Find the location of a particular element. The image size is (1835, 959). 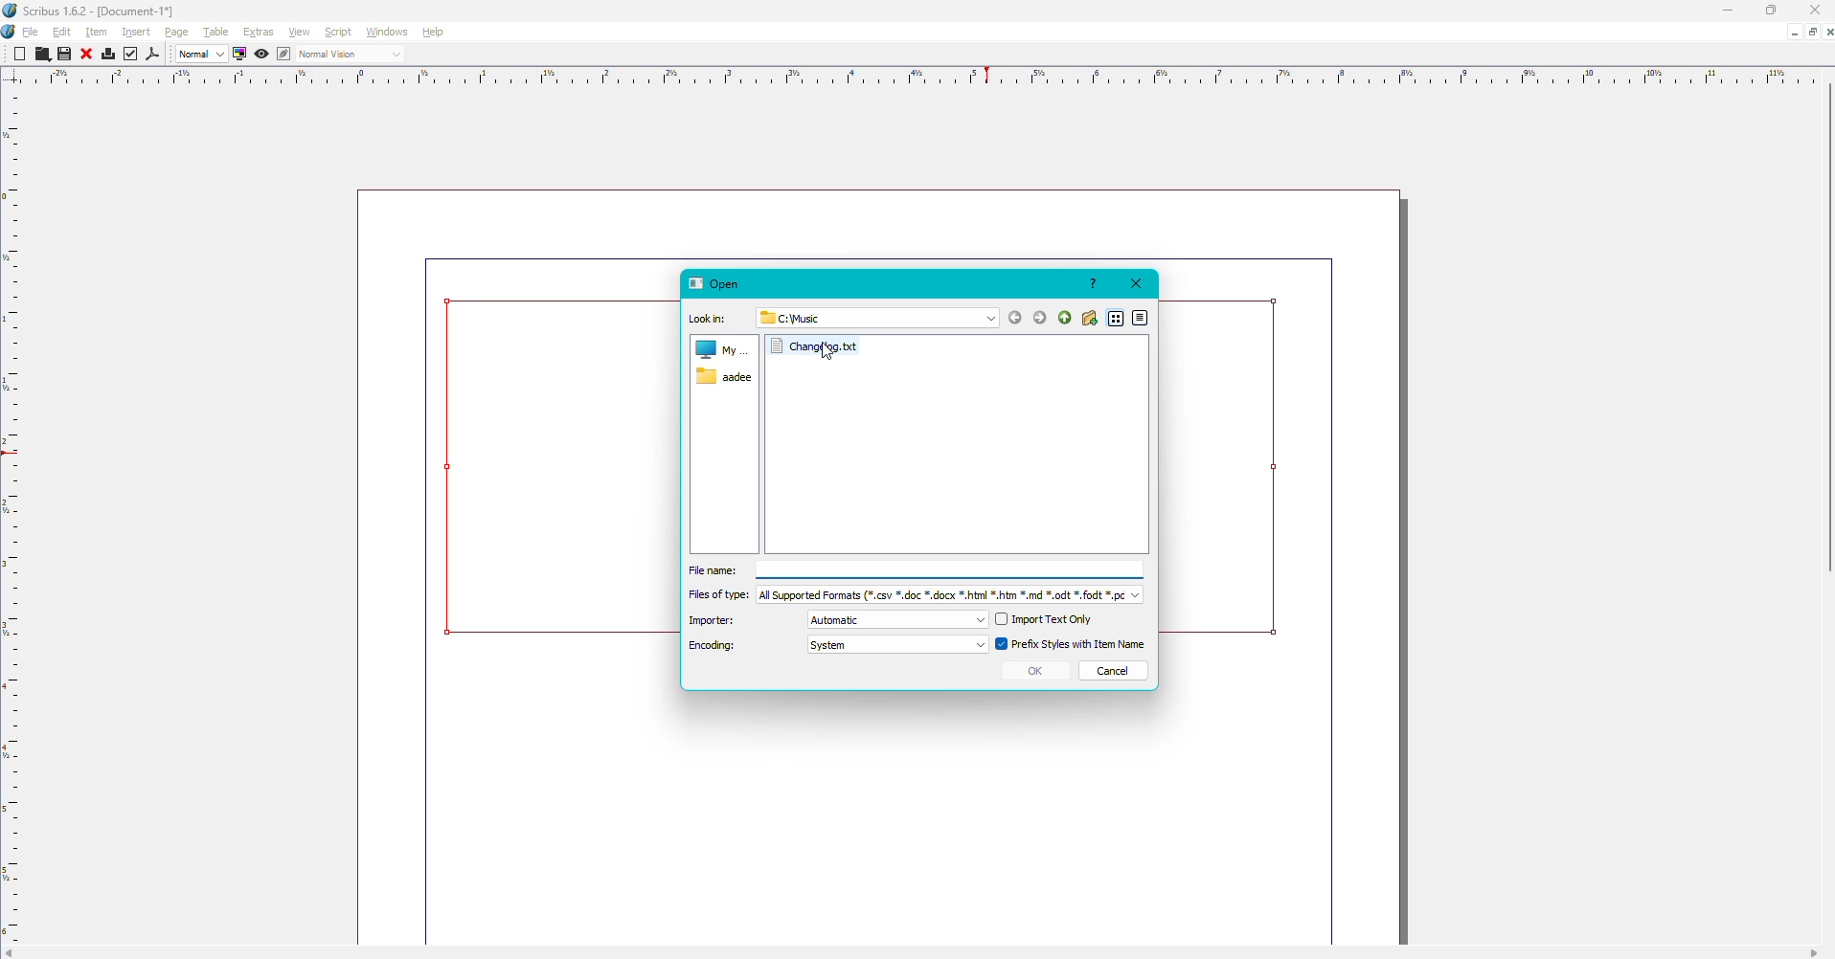

Normal is located at coordinates (199, 55).